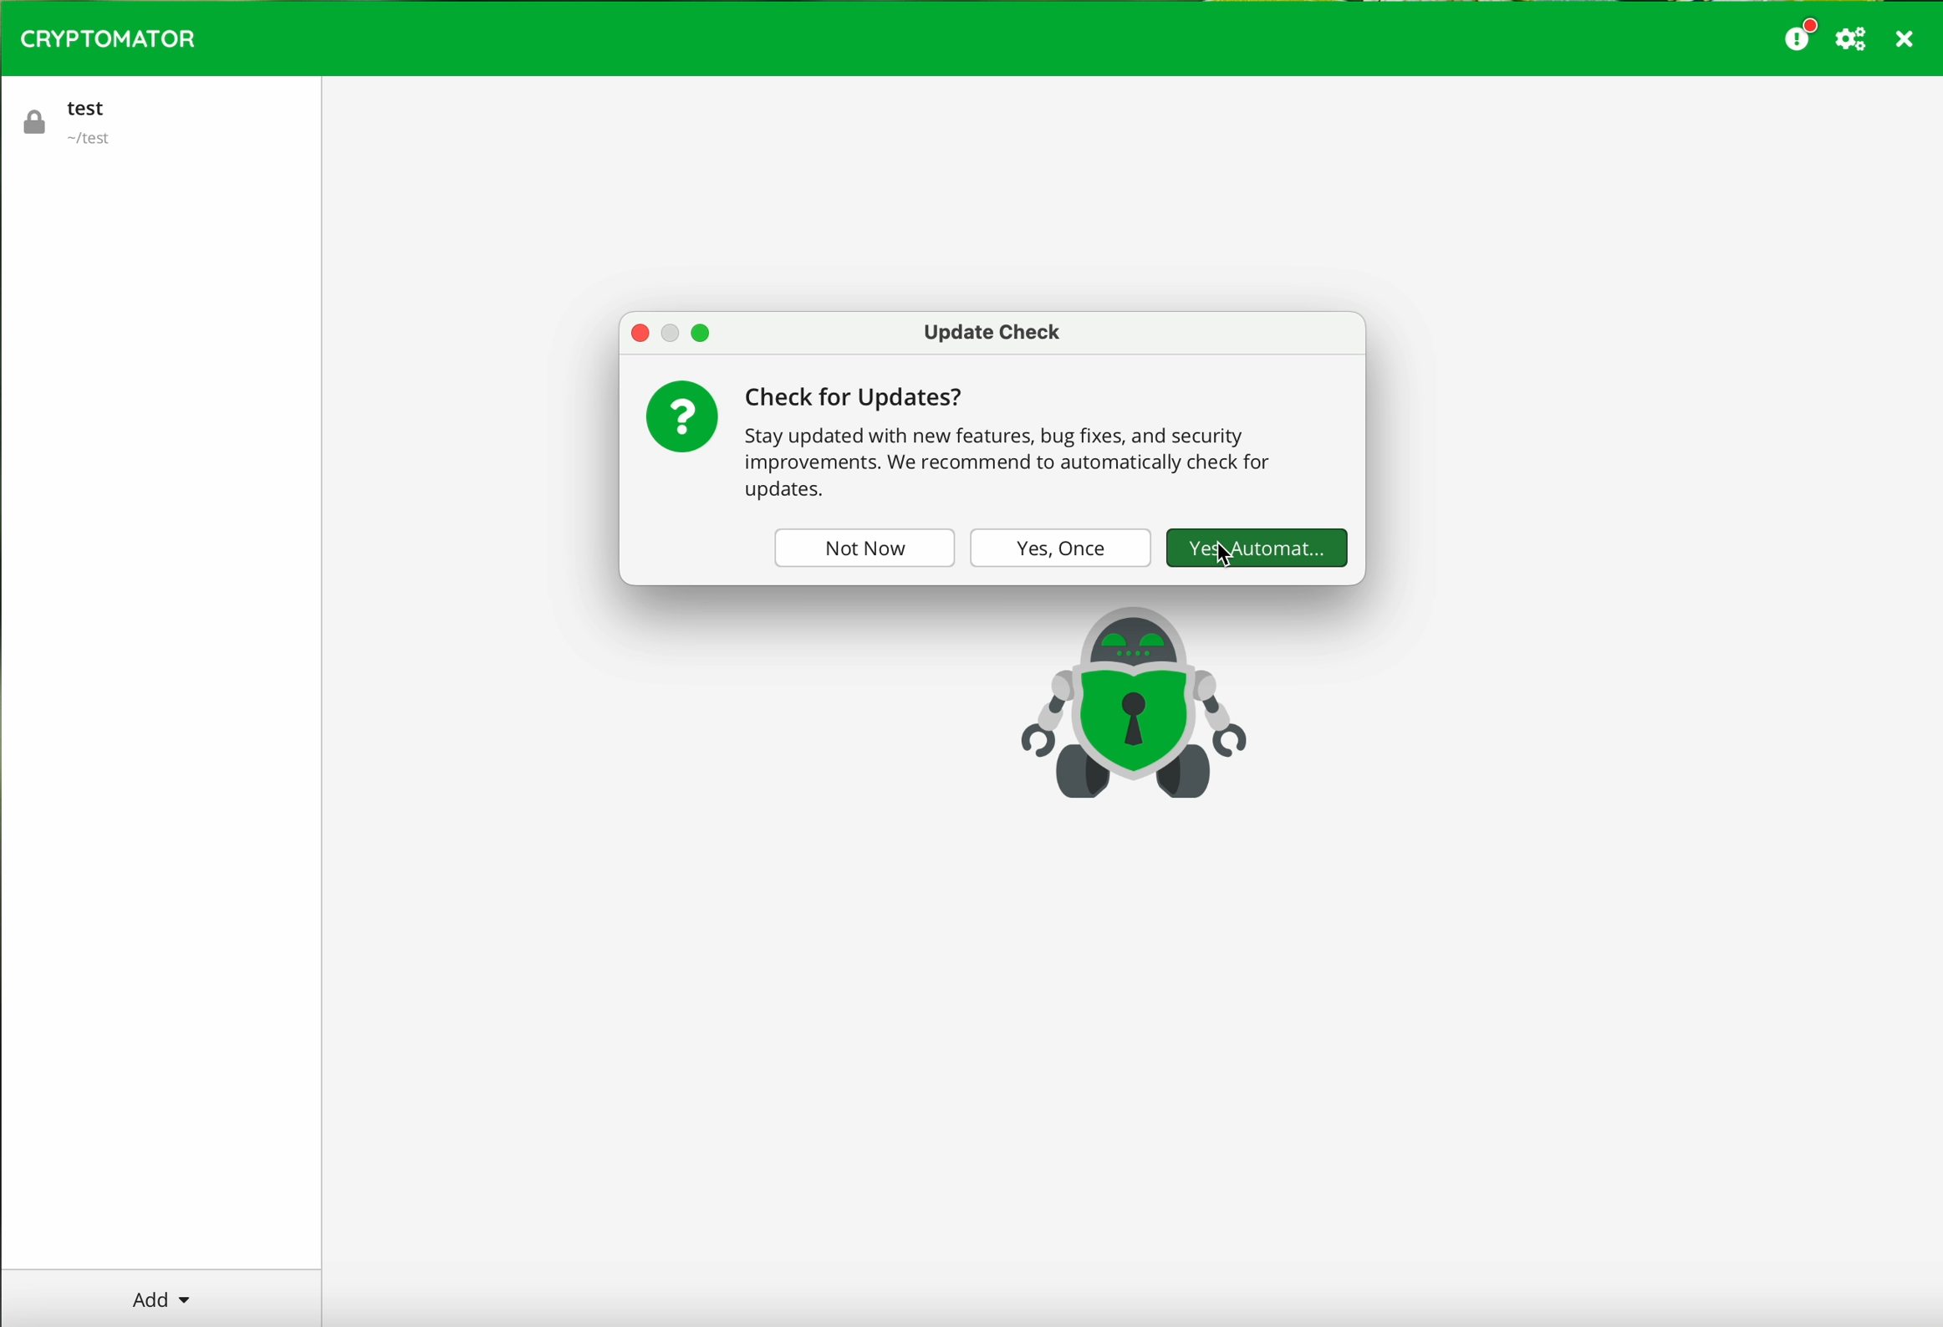 This screenshot has height=1327, width=1943. I want to click on test vault, so click(75, 118).